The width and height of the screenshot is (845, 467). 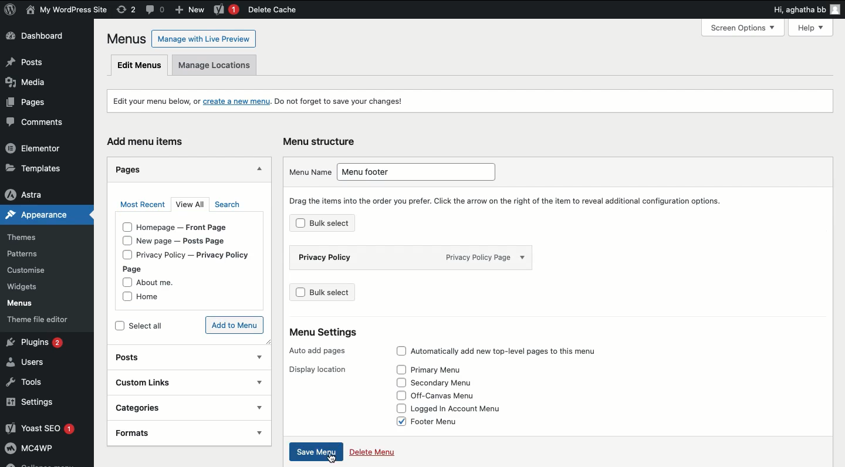 I want to click on User, so click(x=67, y=11).